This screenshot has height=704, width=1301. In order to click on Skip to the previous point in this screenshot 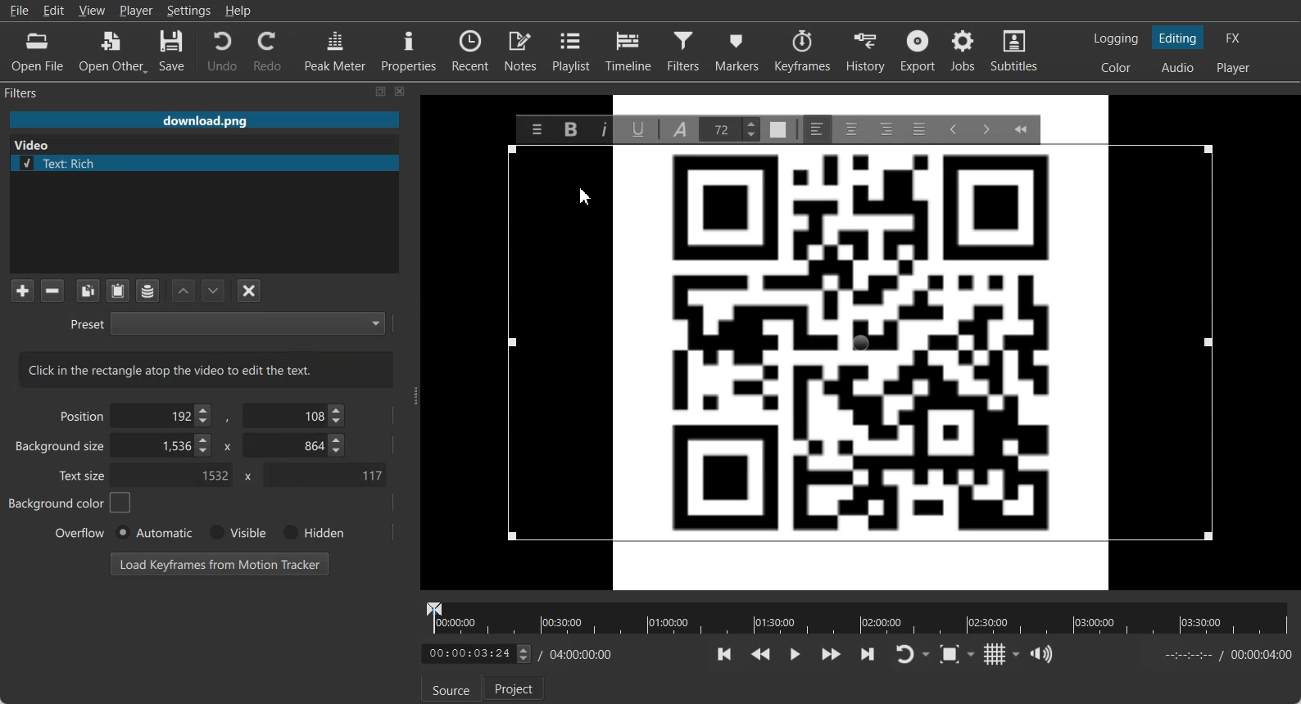, I will do `click(725, 653)`.